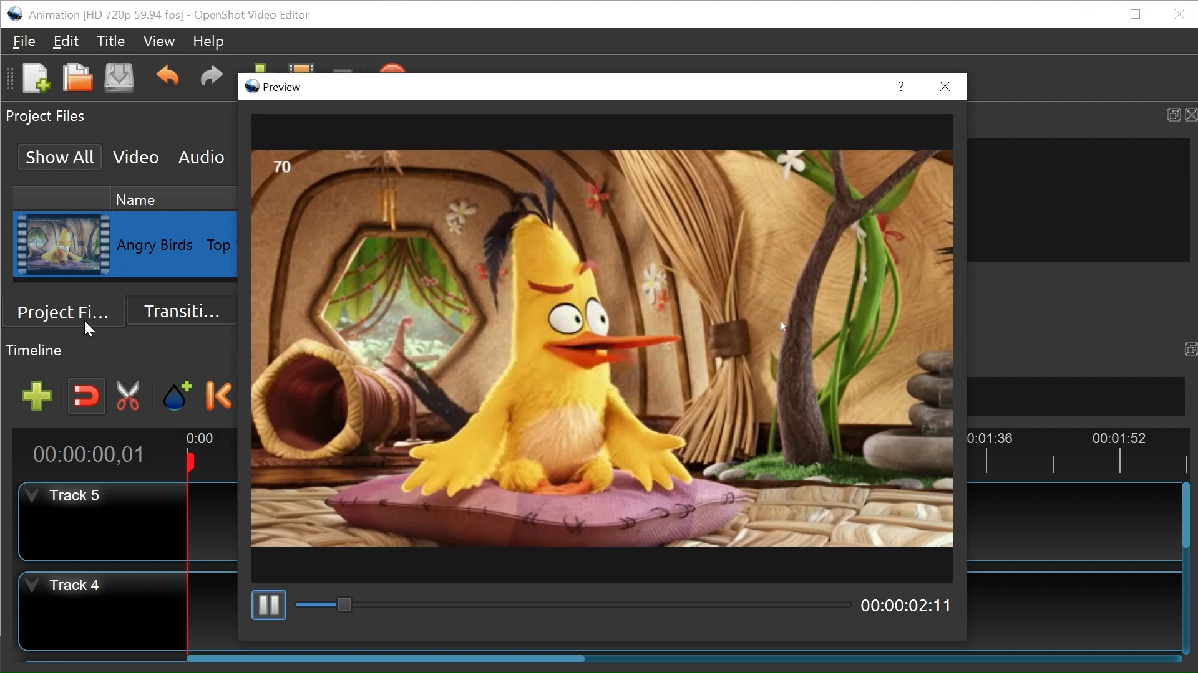 This screenshot has width=1198, height=673. I want to click on Preview, so click(275, 87).